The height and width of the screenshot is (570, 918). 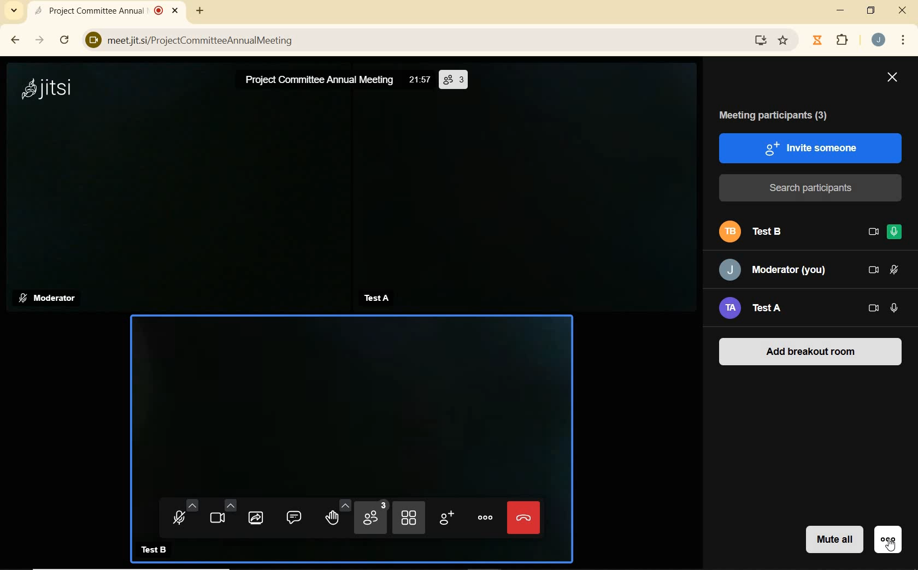 What do you see at coordinates (483, 518) in the screenshot?
I see `more action` at bounding box center [483, 518].